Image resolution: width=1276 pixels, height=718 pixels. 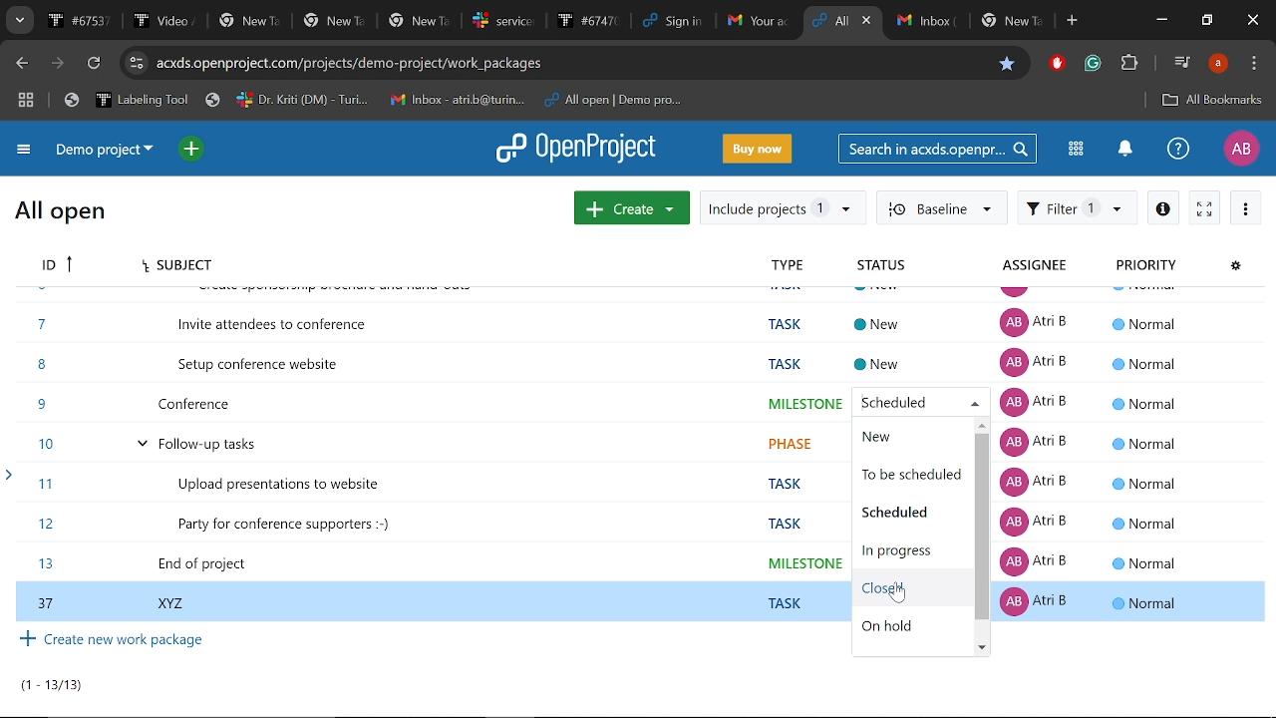 What do you see at coordinates (1240, 149) in the screenshot?
I see `Profile` at bounding box center [1240, 149].